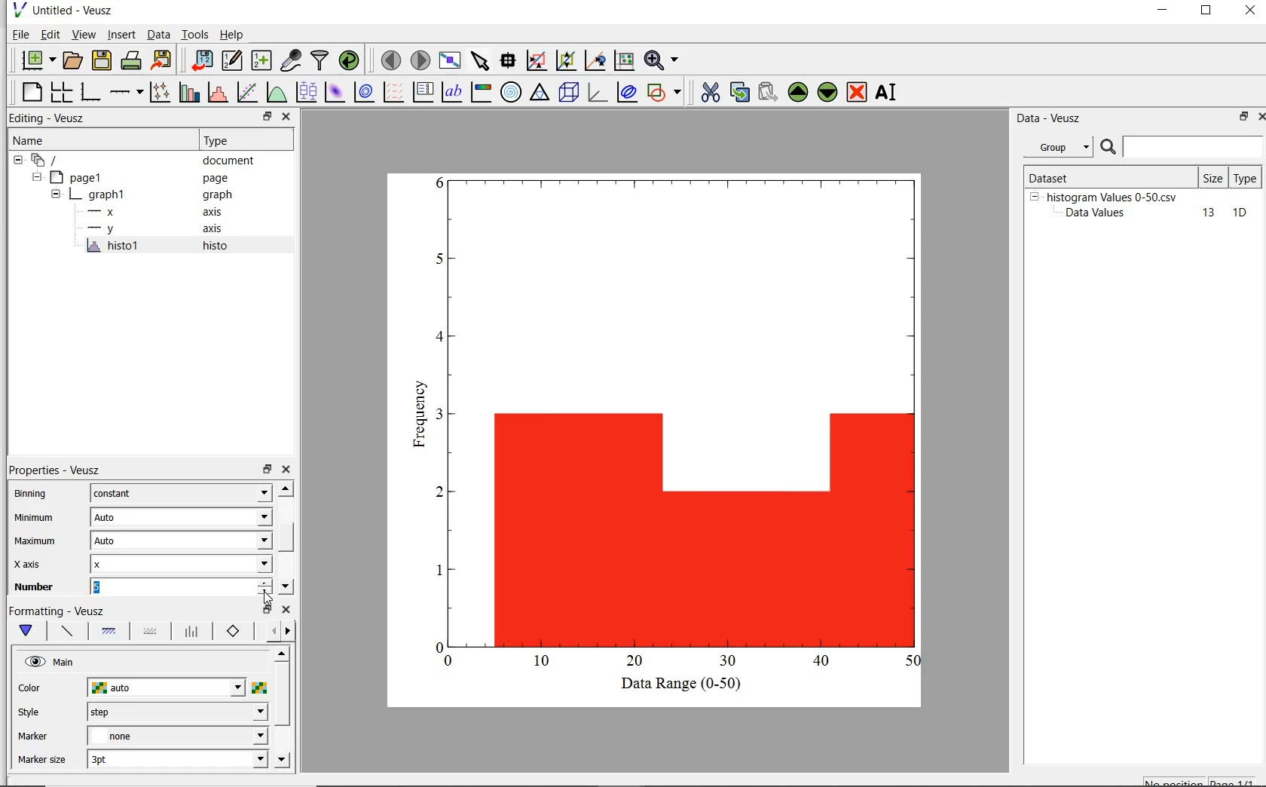  Describe the element at coordinates (677, 421) in the screenshot. I see `Graph` at that location.